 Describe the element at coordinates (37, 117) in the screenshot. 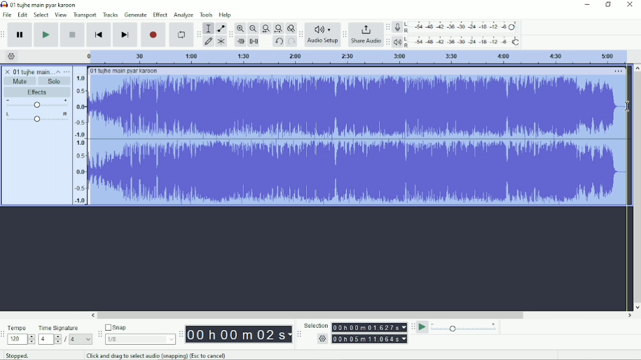

I see `Pan` at that location.